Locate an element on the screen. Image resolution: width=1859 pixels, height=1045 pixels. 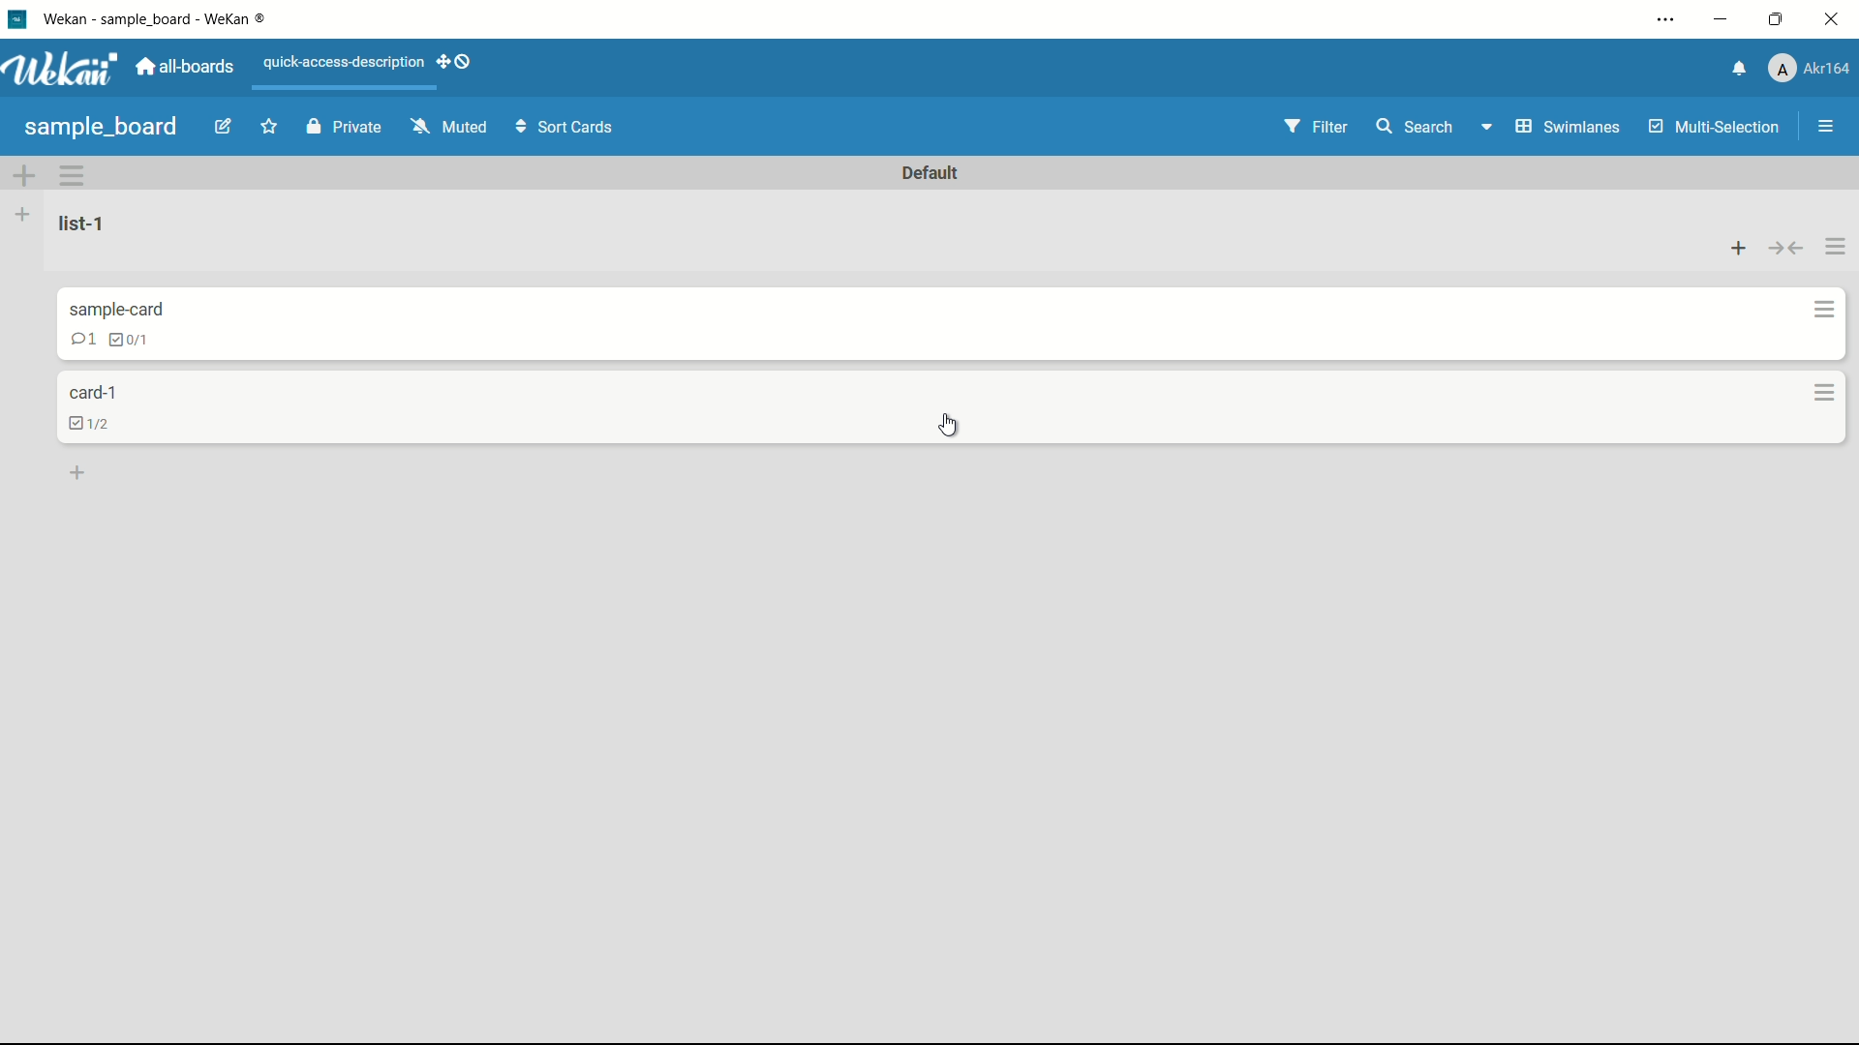
card actions is located at coordinates (1819, 391).